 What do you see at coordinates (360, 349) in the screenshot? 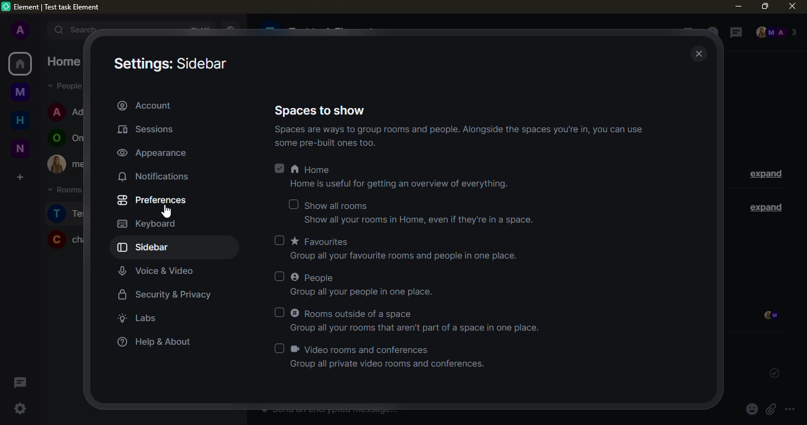
I see `video rooms and conferences` at bounding box center [360, 349].